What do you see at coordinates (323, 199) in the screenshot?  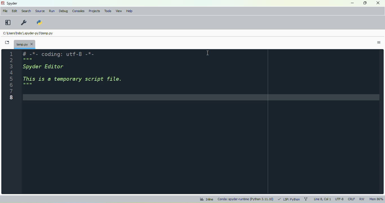 I see `line 8, col 1` at bounding box center [323, 199].